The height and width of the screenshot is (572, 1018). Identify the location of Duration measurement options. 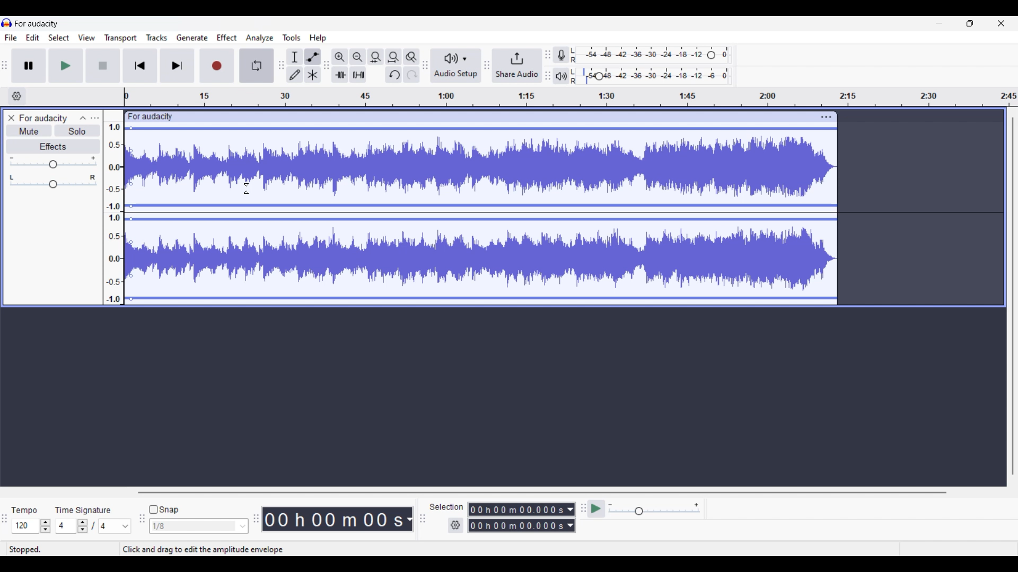
(409, 520).